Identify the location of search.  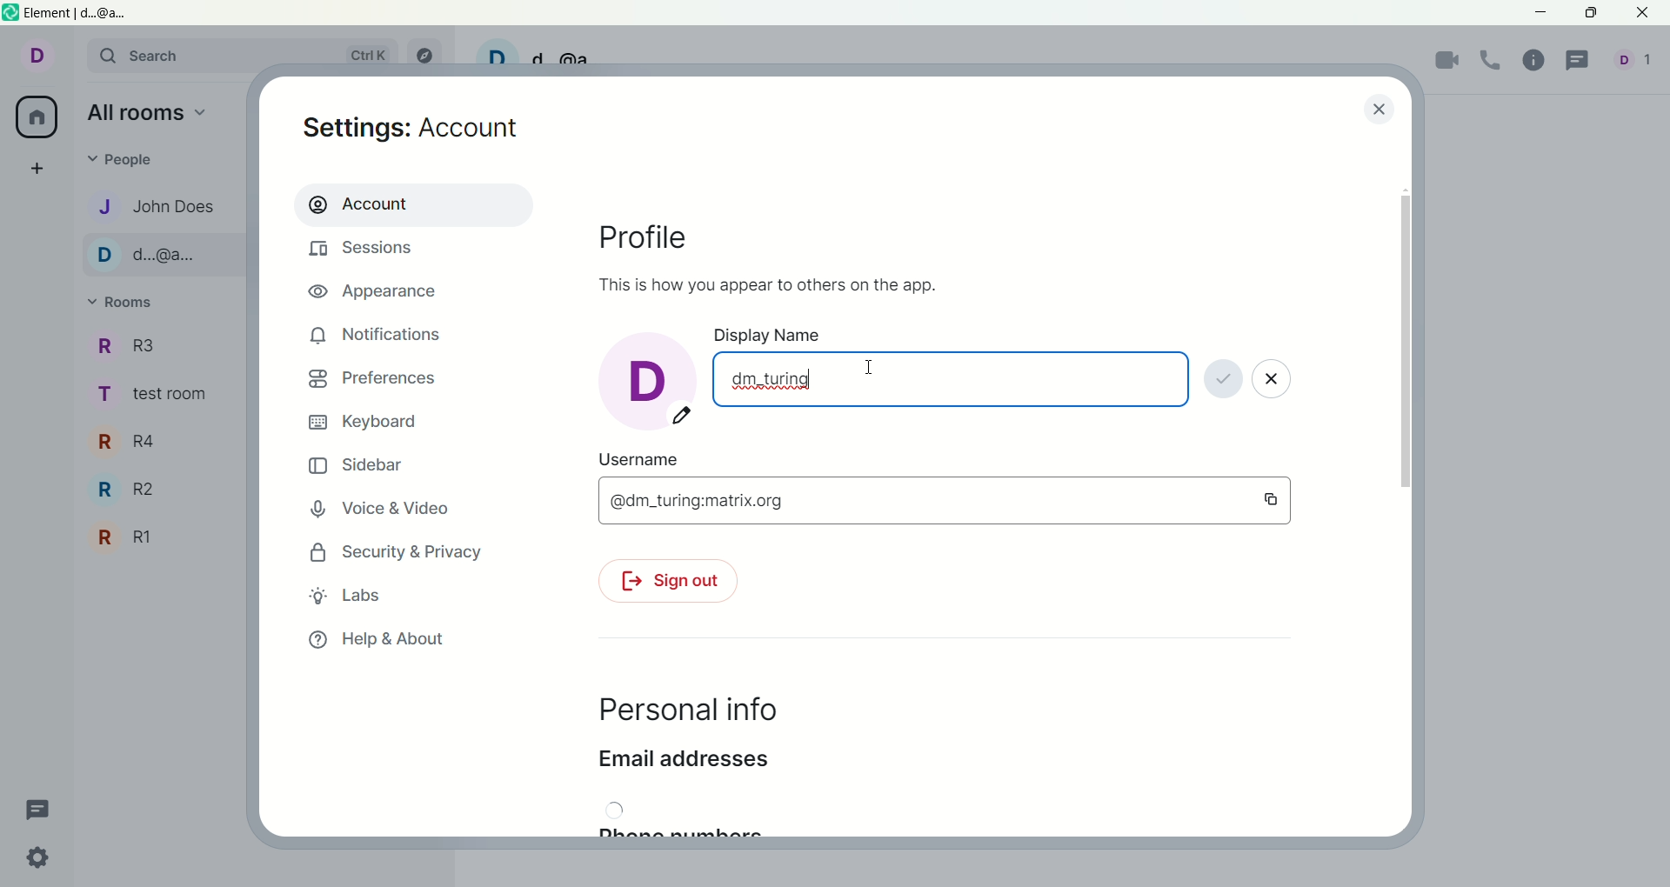
(250, 57).